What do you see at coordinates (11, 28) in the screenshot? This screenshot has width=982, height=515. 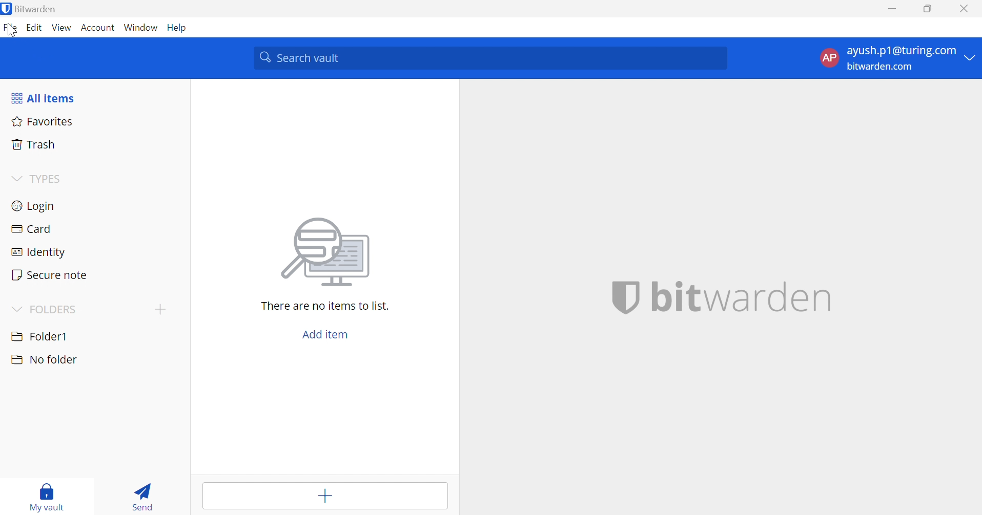 I see `File` at bounding box center [11, 28].